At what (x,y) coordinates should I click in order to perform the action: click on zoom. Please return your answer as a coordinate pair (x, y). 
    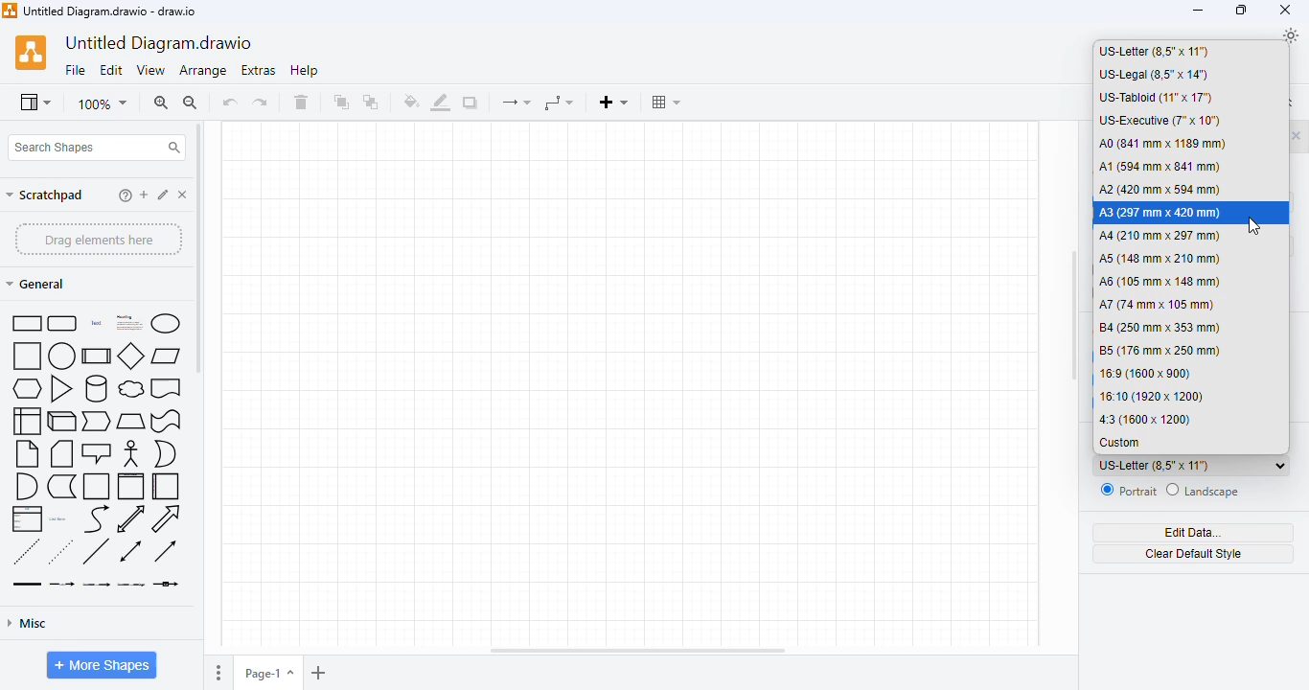
    Looking at the image, I should click on (103, 105).